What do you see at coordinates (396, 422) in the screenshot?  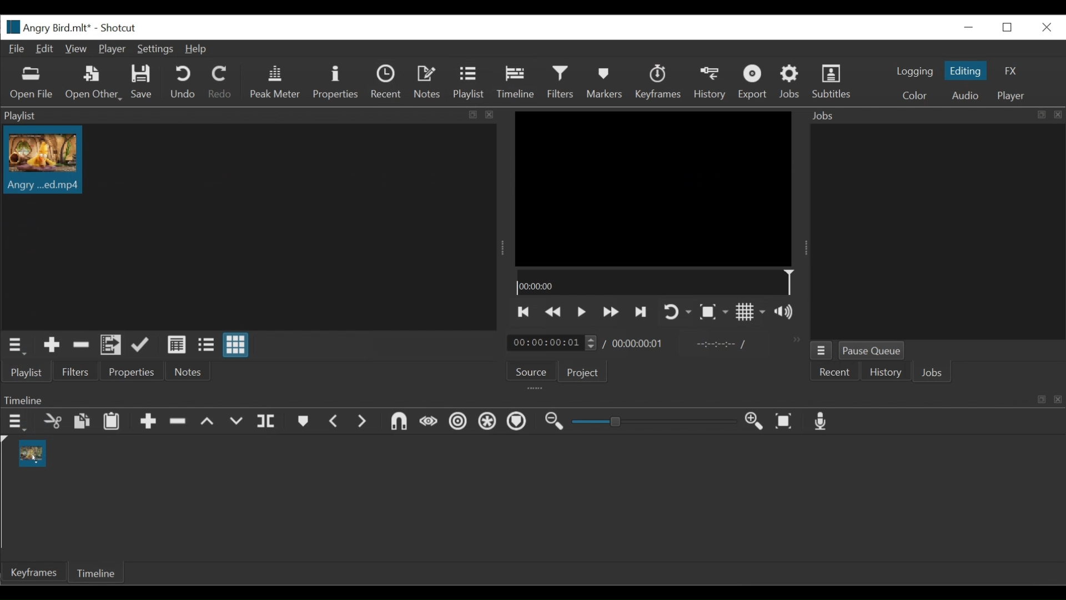 I see `Snap` at bounding box center [396, 422].